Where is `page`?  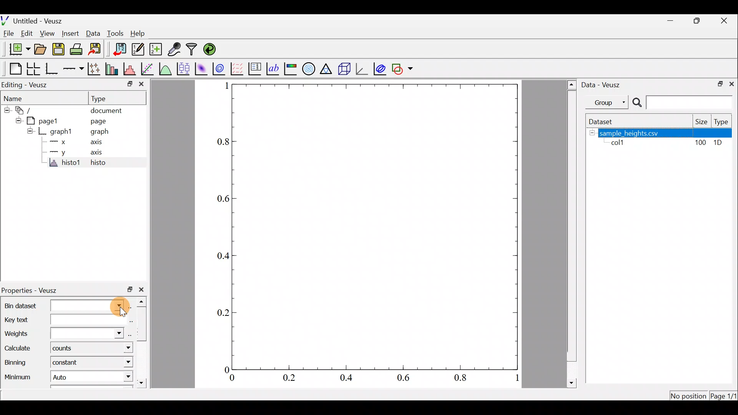
page is located at coordinates (47, 121).